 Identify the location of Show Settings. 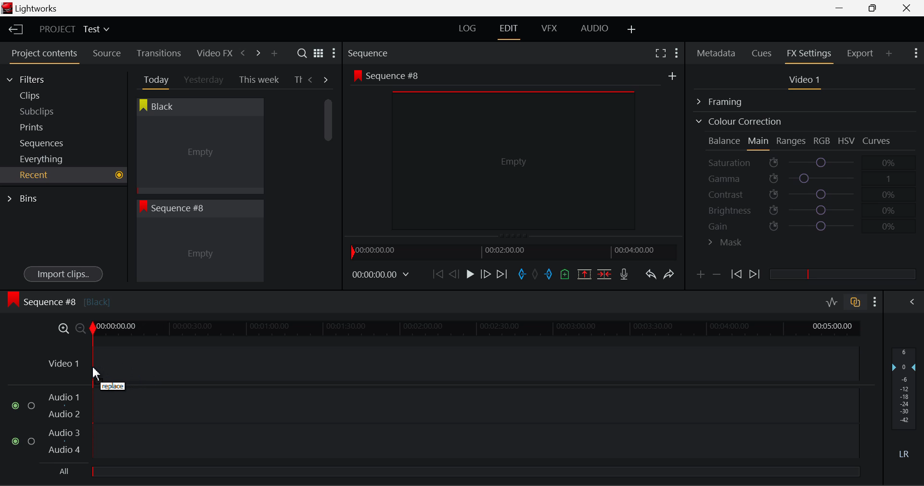
(875, 302).